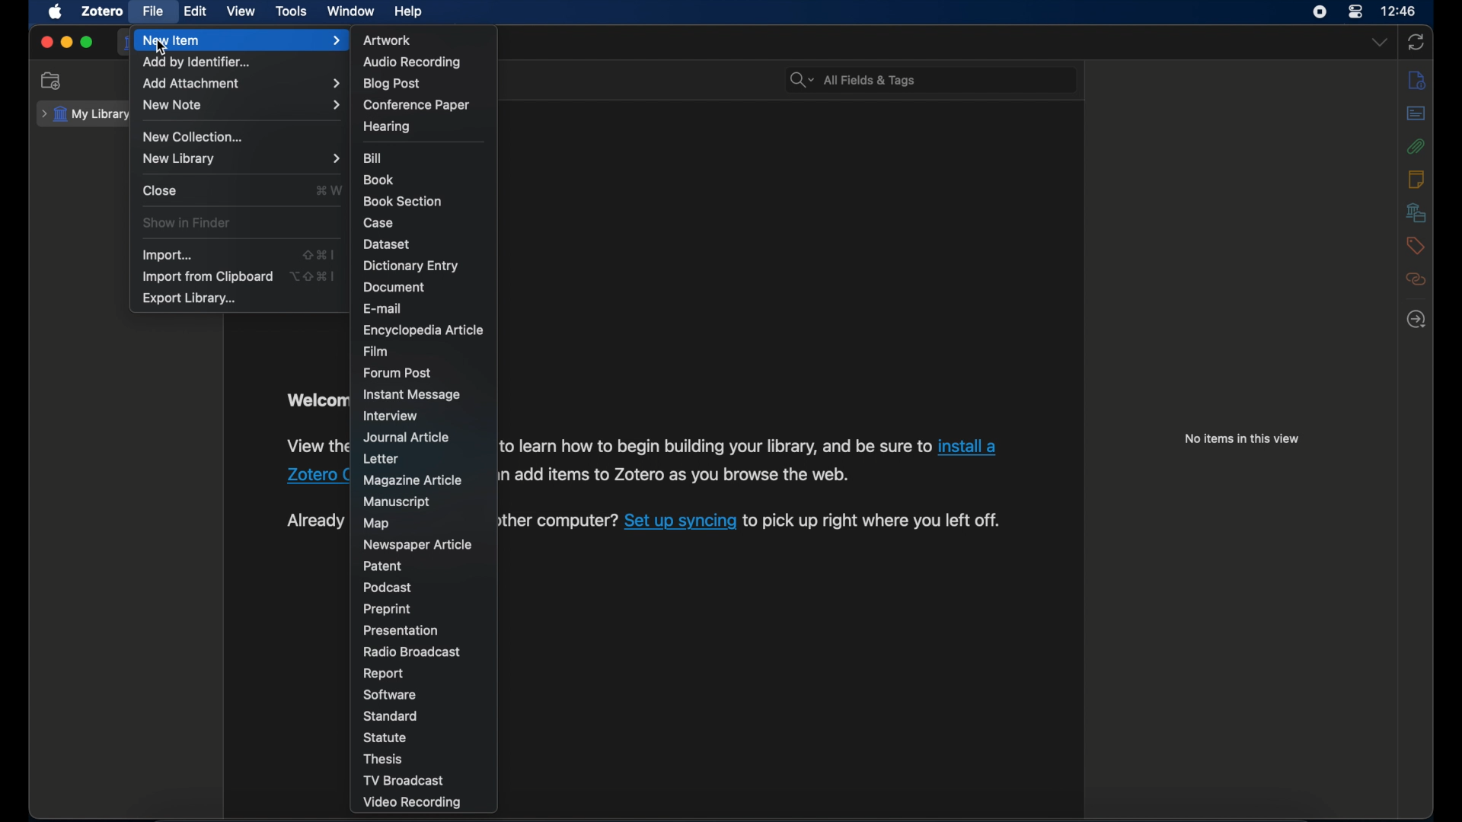 Image resolution: width=1462 pixels, height=822 pixels. What do you see at coordinates (163, 49) in the screenshot?
I see `cursor` at bounding box center [163, 49].